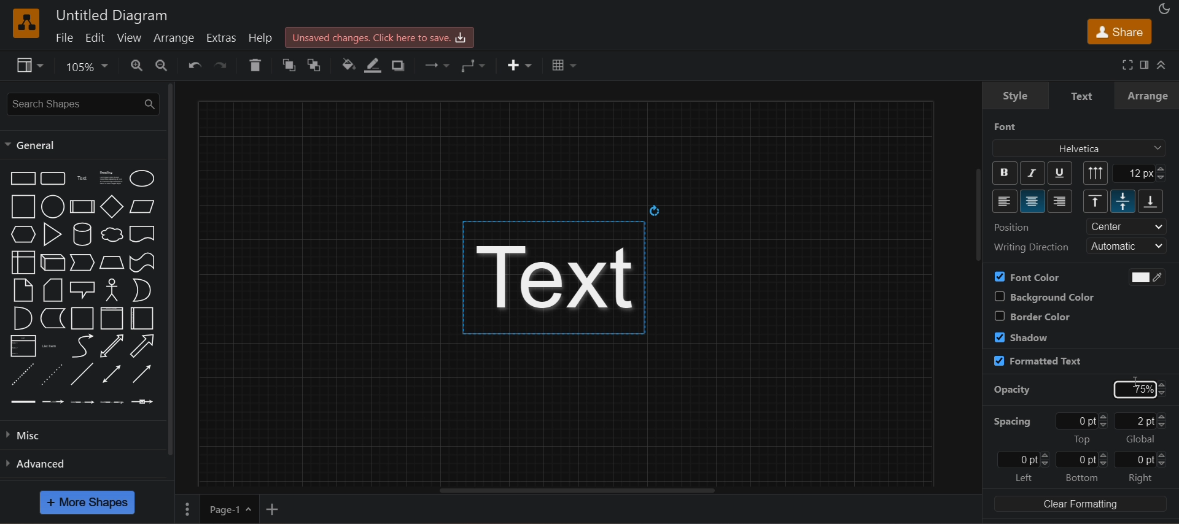 Image resolution: width=1179 pixels, height=524 pixels. Describe the element at coordinates (82, 374) in the screenshot. I see `line` at that location.